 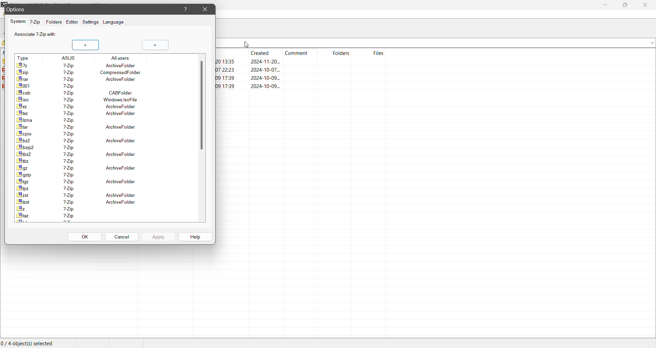 What do you see at coordinates (247, 44) in the screenshot?
I see `Cursor` at bounding box center [247, 44].